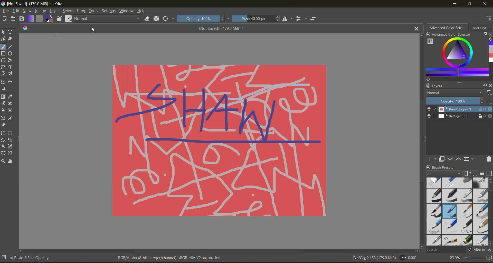  I want to click on calligraphy, so click(11, 39).